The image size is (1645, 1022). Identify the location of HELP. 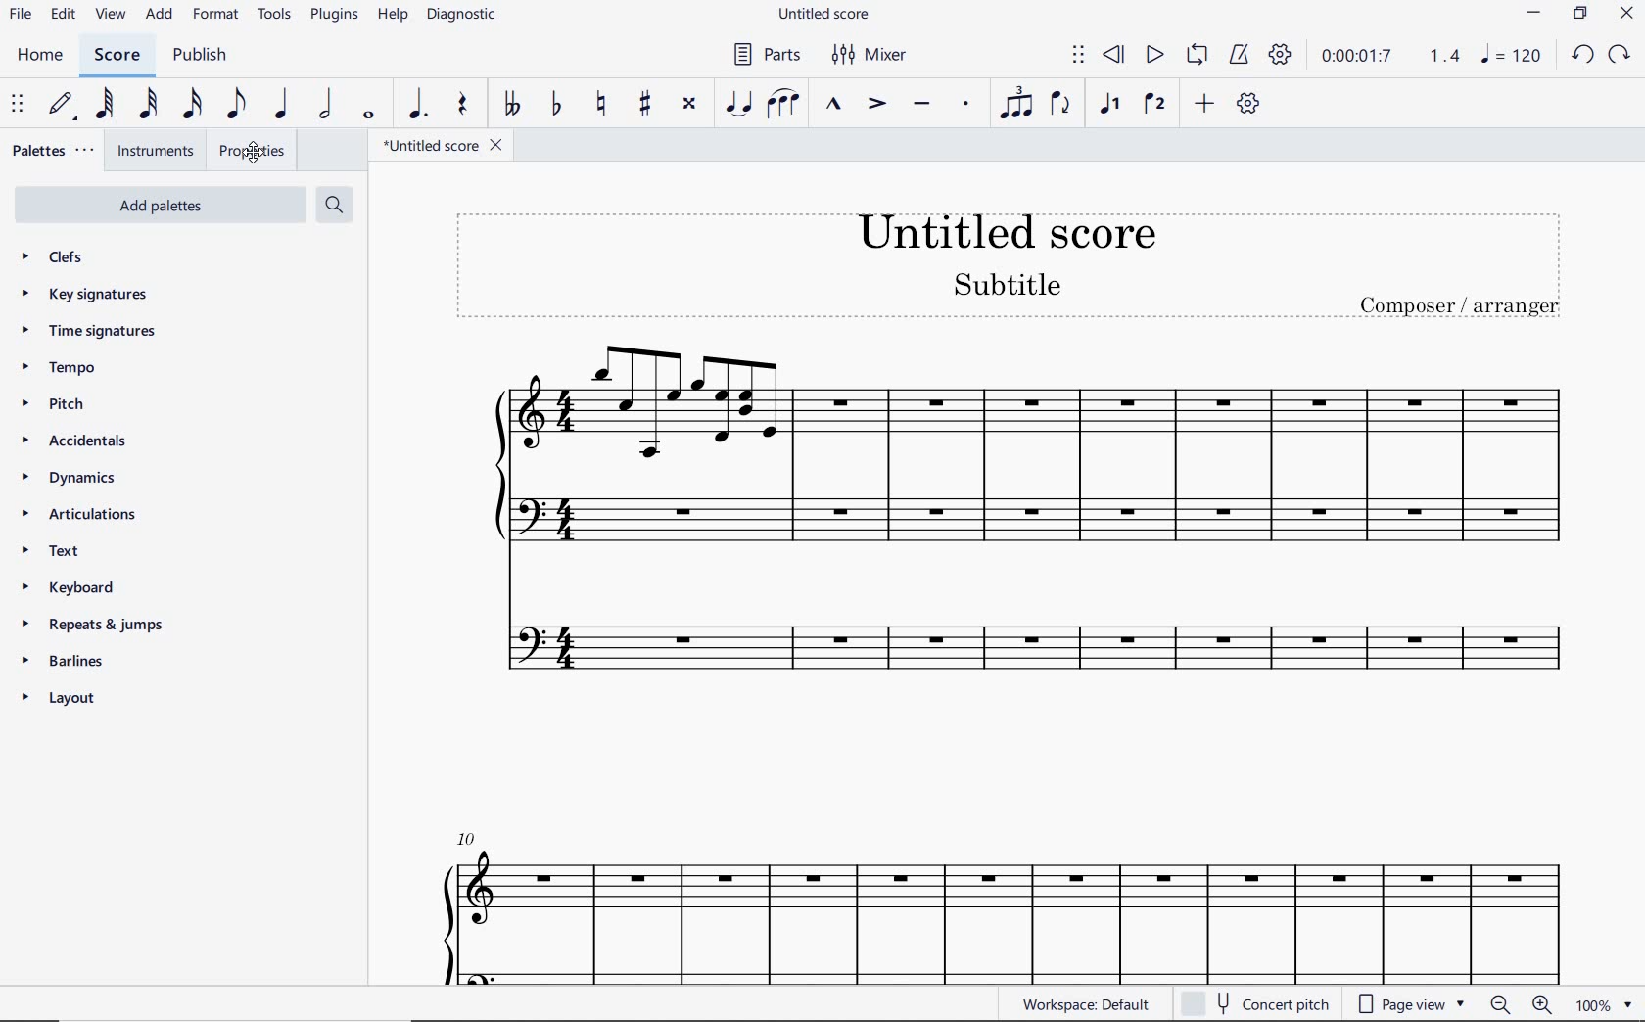
(393, 15).